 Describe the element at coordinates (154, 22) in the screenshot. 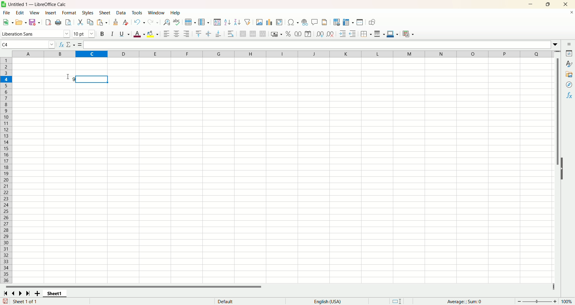

I see `redo` at that location.